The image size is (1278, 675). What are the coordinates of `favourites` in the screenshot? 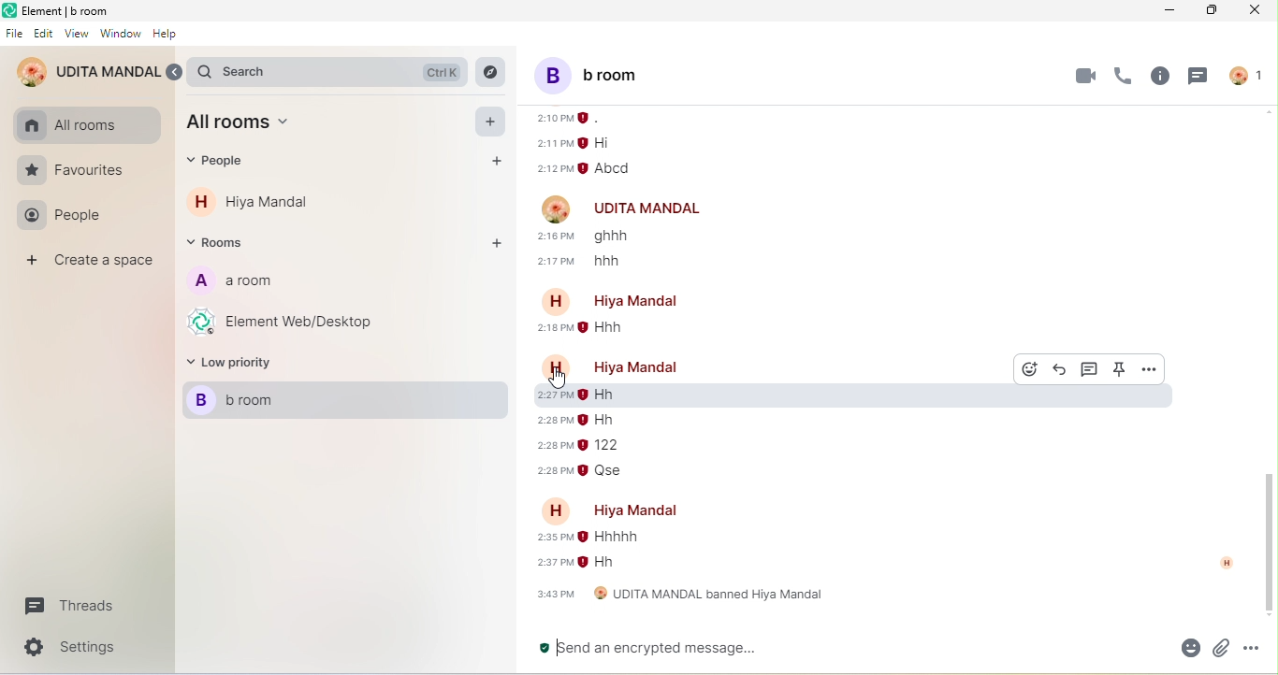 It's located at (73, 171).